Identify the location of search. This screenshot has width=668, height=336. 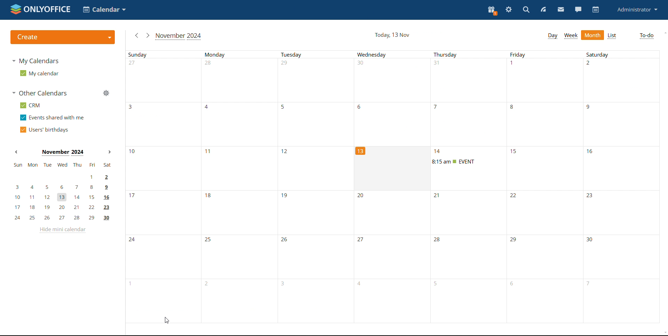
(527, 10).